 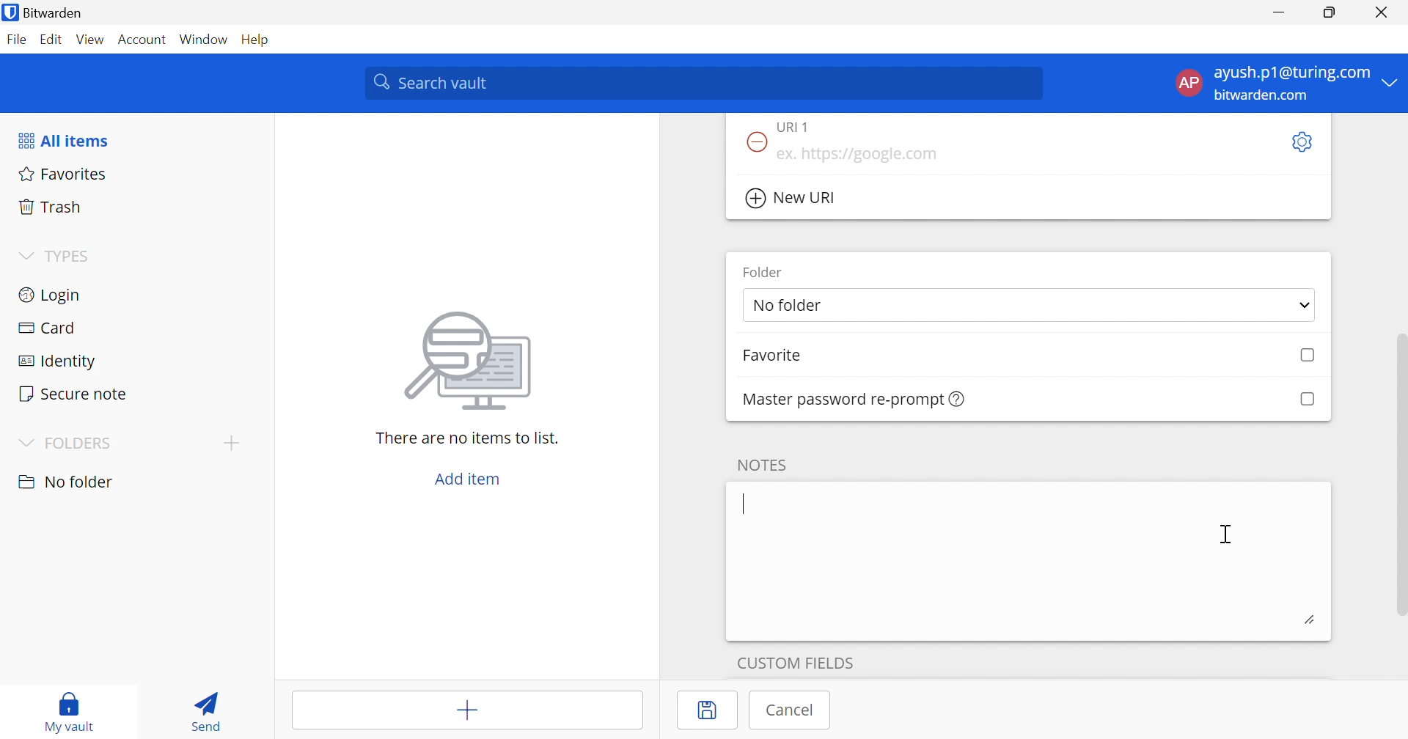 I want to click on Scroll Bar, so click(x=1399, y=461).